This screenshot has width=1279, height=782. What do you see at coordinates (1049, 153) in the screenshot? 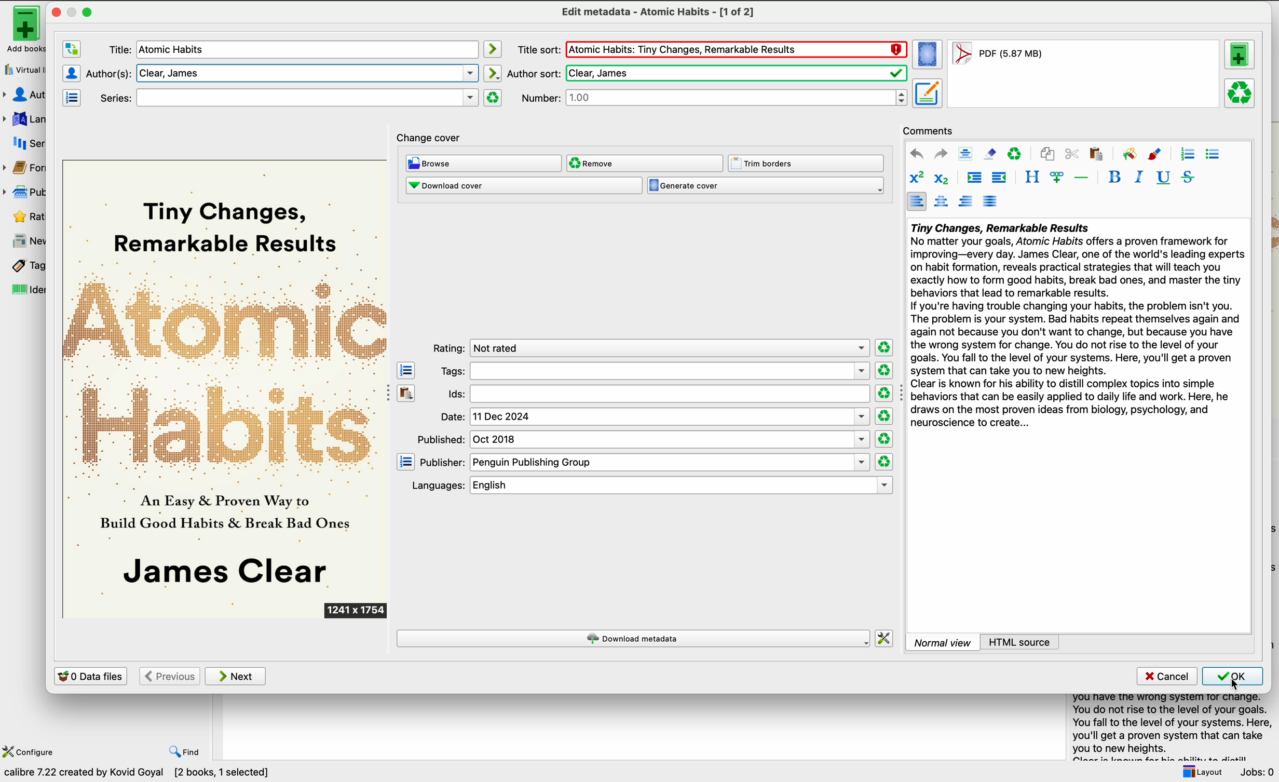
I see `copy` at bounding box center [1049, 153].